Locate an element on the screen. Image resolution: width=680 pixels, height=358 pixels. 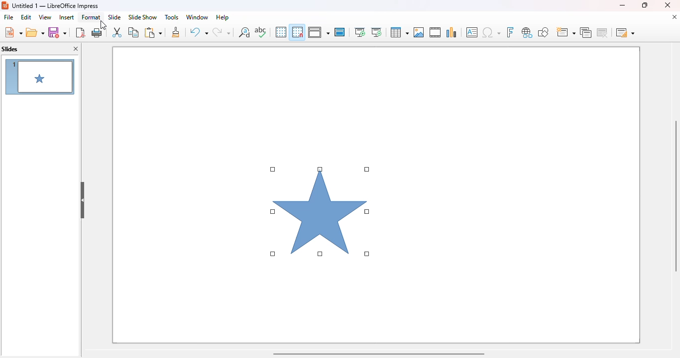
format is located at coordinates (91, 17).